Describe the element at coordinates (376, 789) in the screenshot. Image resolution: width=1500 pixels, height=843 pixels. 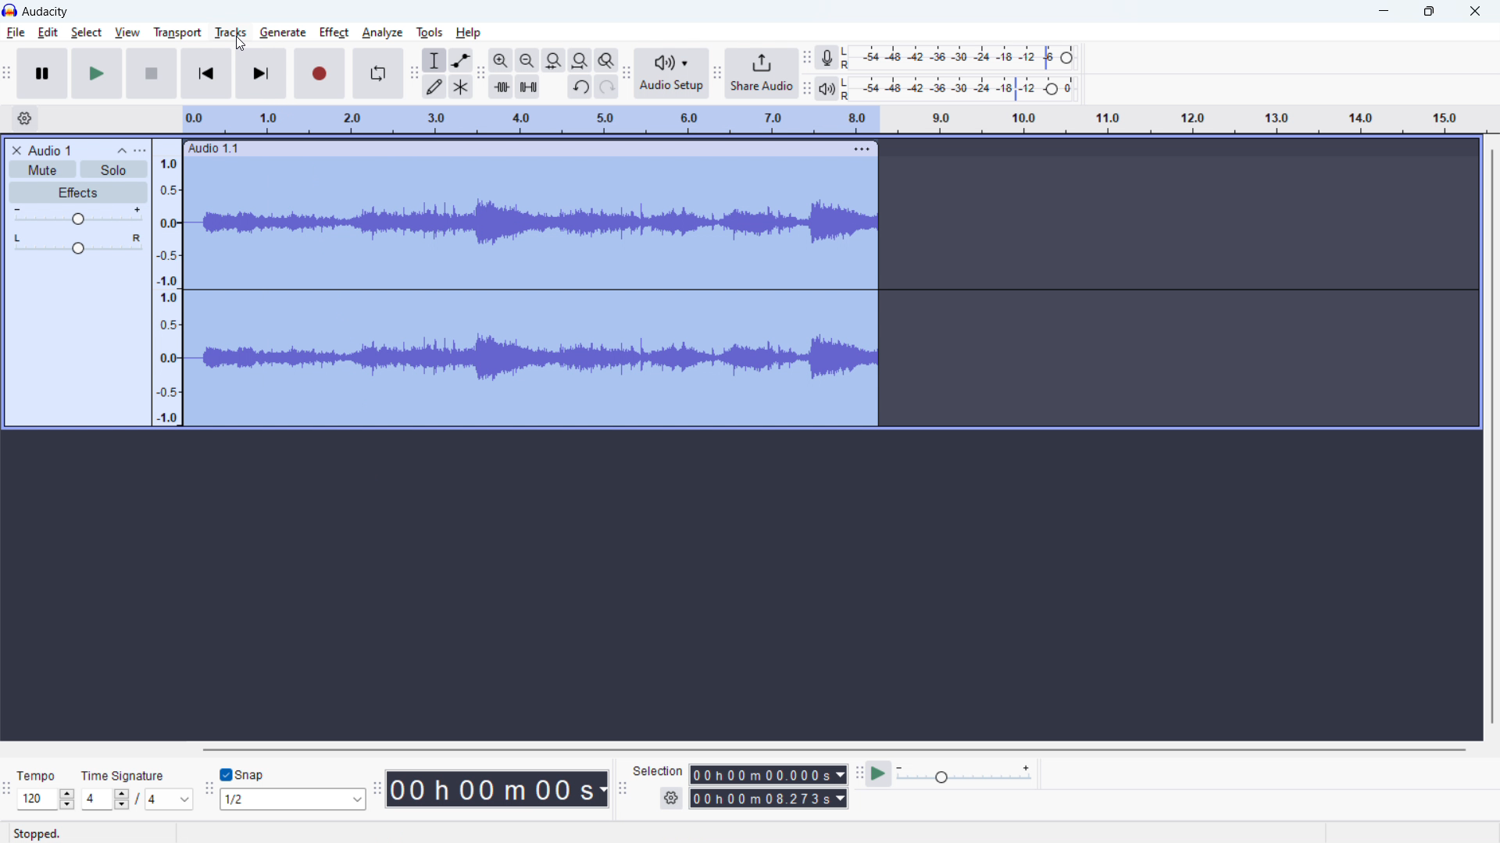
I see `time toolbar` at that location.